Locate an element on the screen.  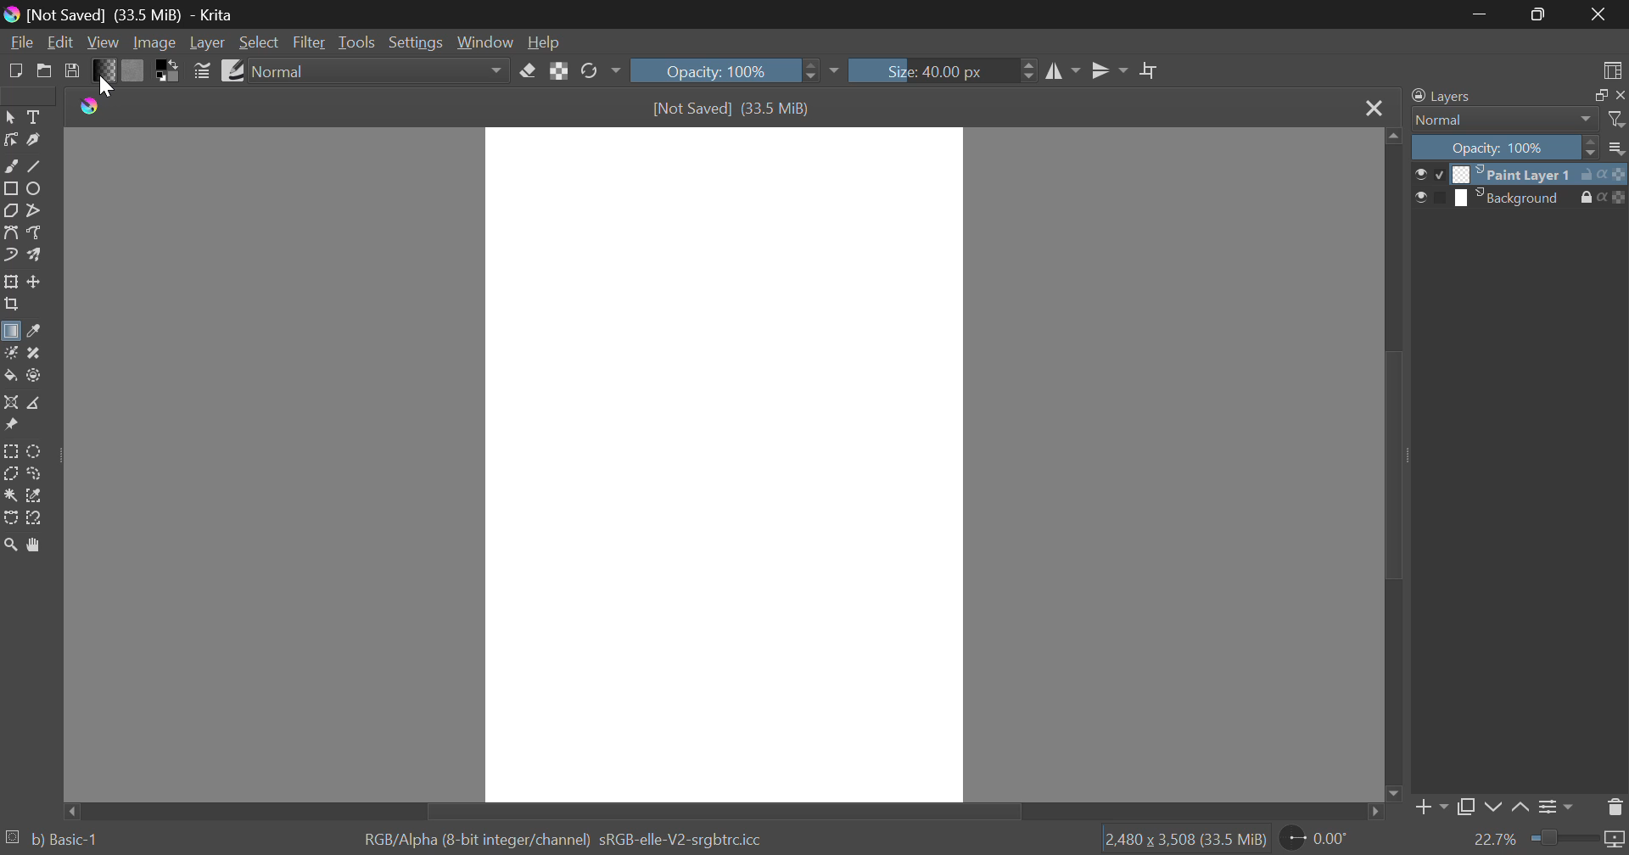
Document Workspace is located at coordinates (724, 463).